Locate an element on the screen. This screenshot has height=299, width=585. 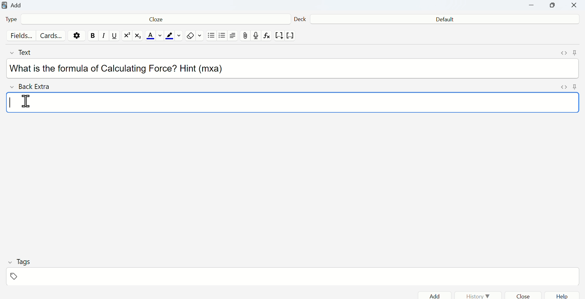
Numbered list is located at coordinates (223, 37).